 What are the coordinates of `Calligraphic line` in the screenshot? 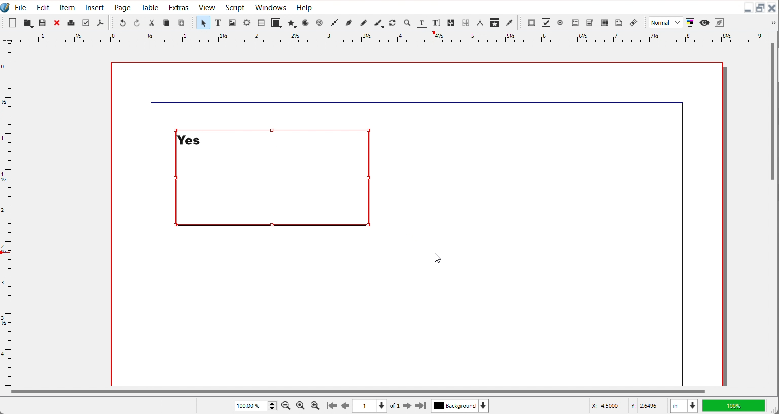 It's located at (379, 23).